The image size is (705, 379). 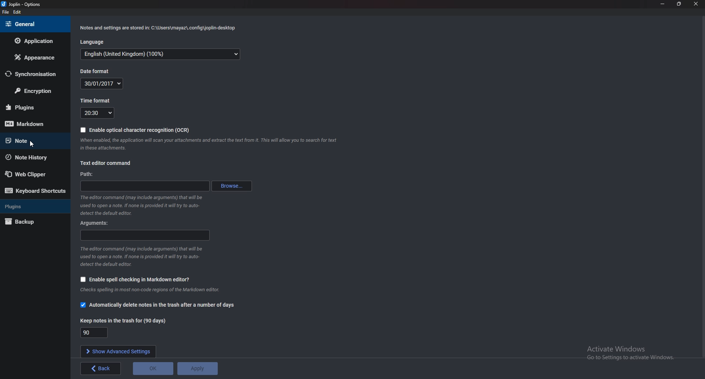 What do you see at coordinates (35, 191) in the screenshot?
I see `Keyboard shortcuts` at bounding box center [35, 191].